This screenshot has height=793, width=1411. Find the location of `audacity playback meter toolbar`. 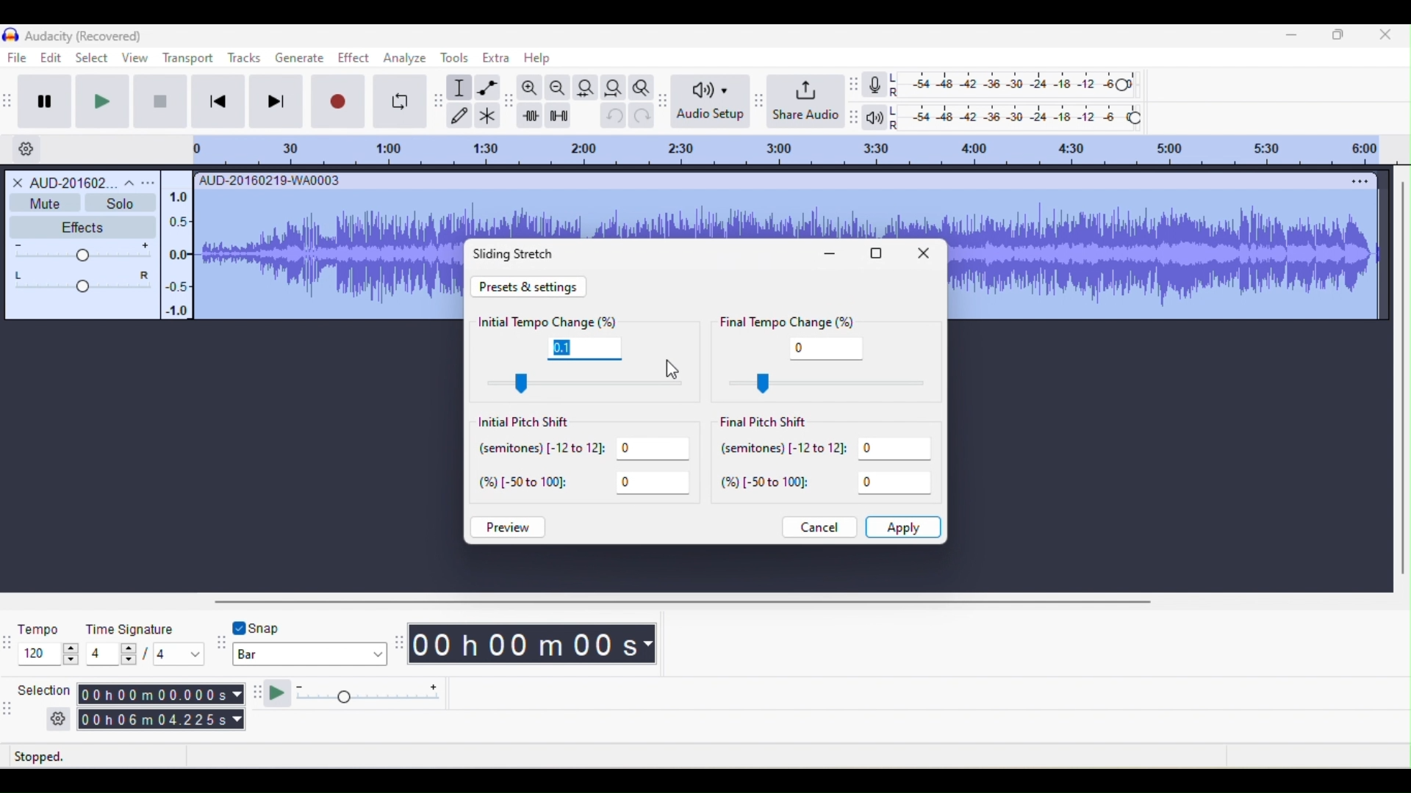

audacity playback meter toolbar is located at coordinates (857, 115).